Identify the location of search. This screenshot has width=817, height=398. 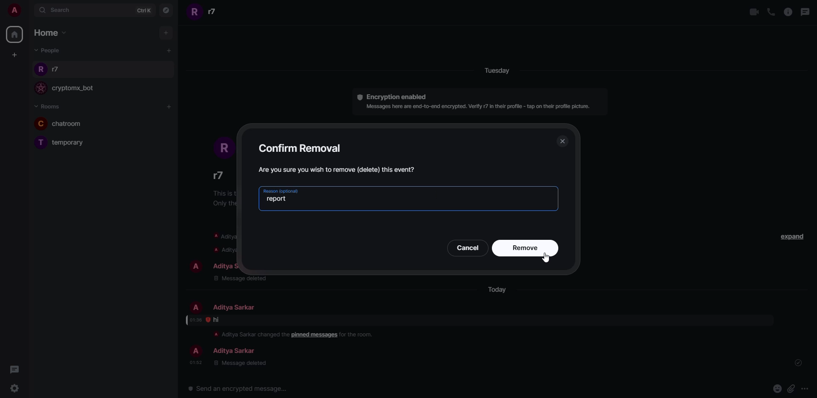
(60, 10).